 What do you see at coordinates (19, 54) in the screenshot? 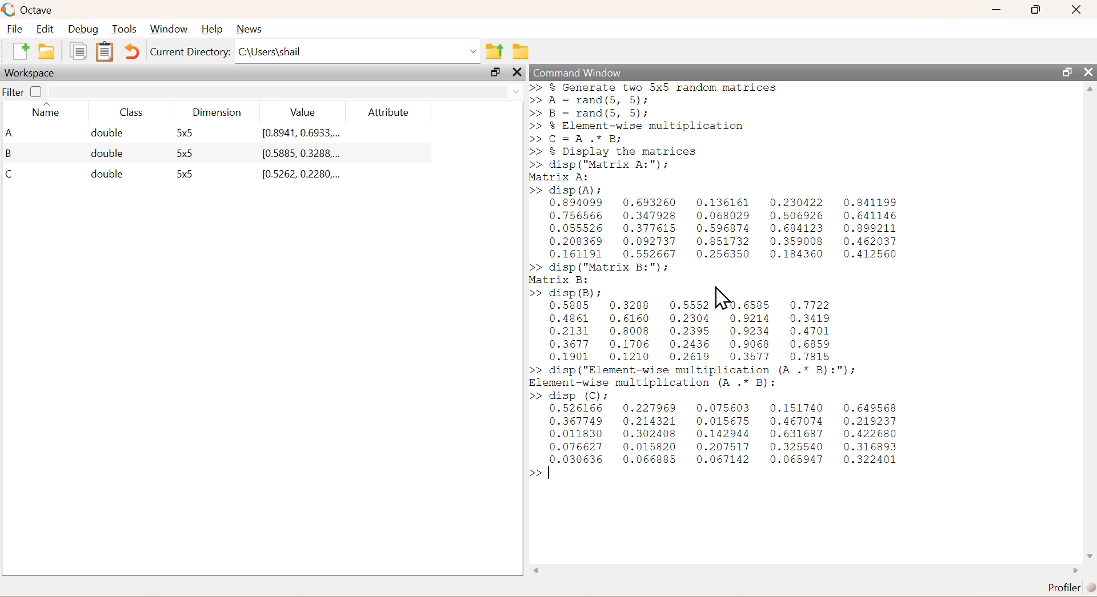
I see `New script` at bounding box center [19, 54].